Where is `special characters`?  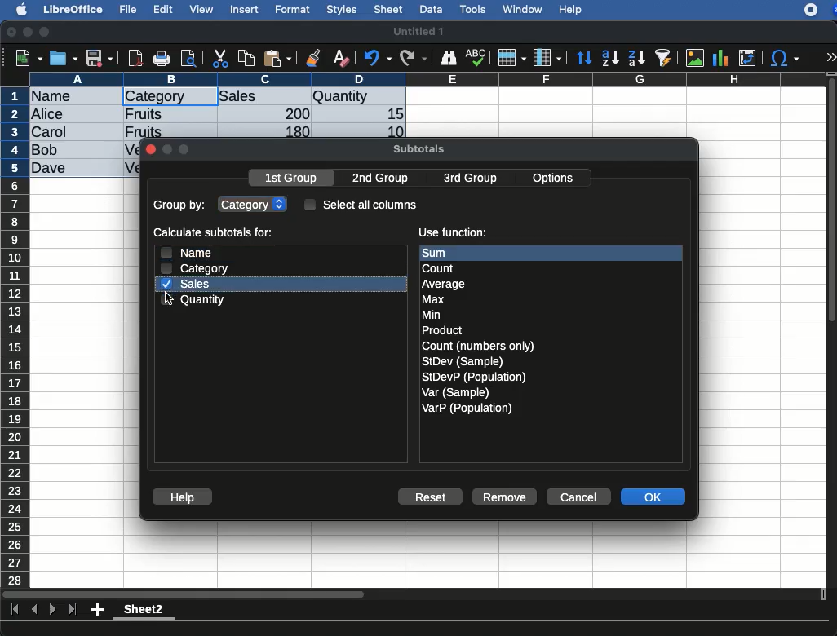 special characters is located at coordinates (783, 58).